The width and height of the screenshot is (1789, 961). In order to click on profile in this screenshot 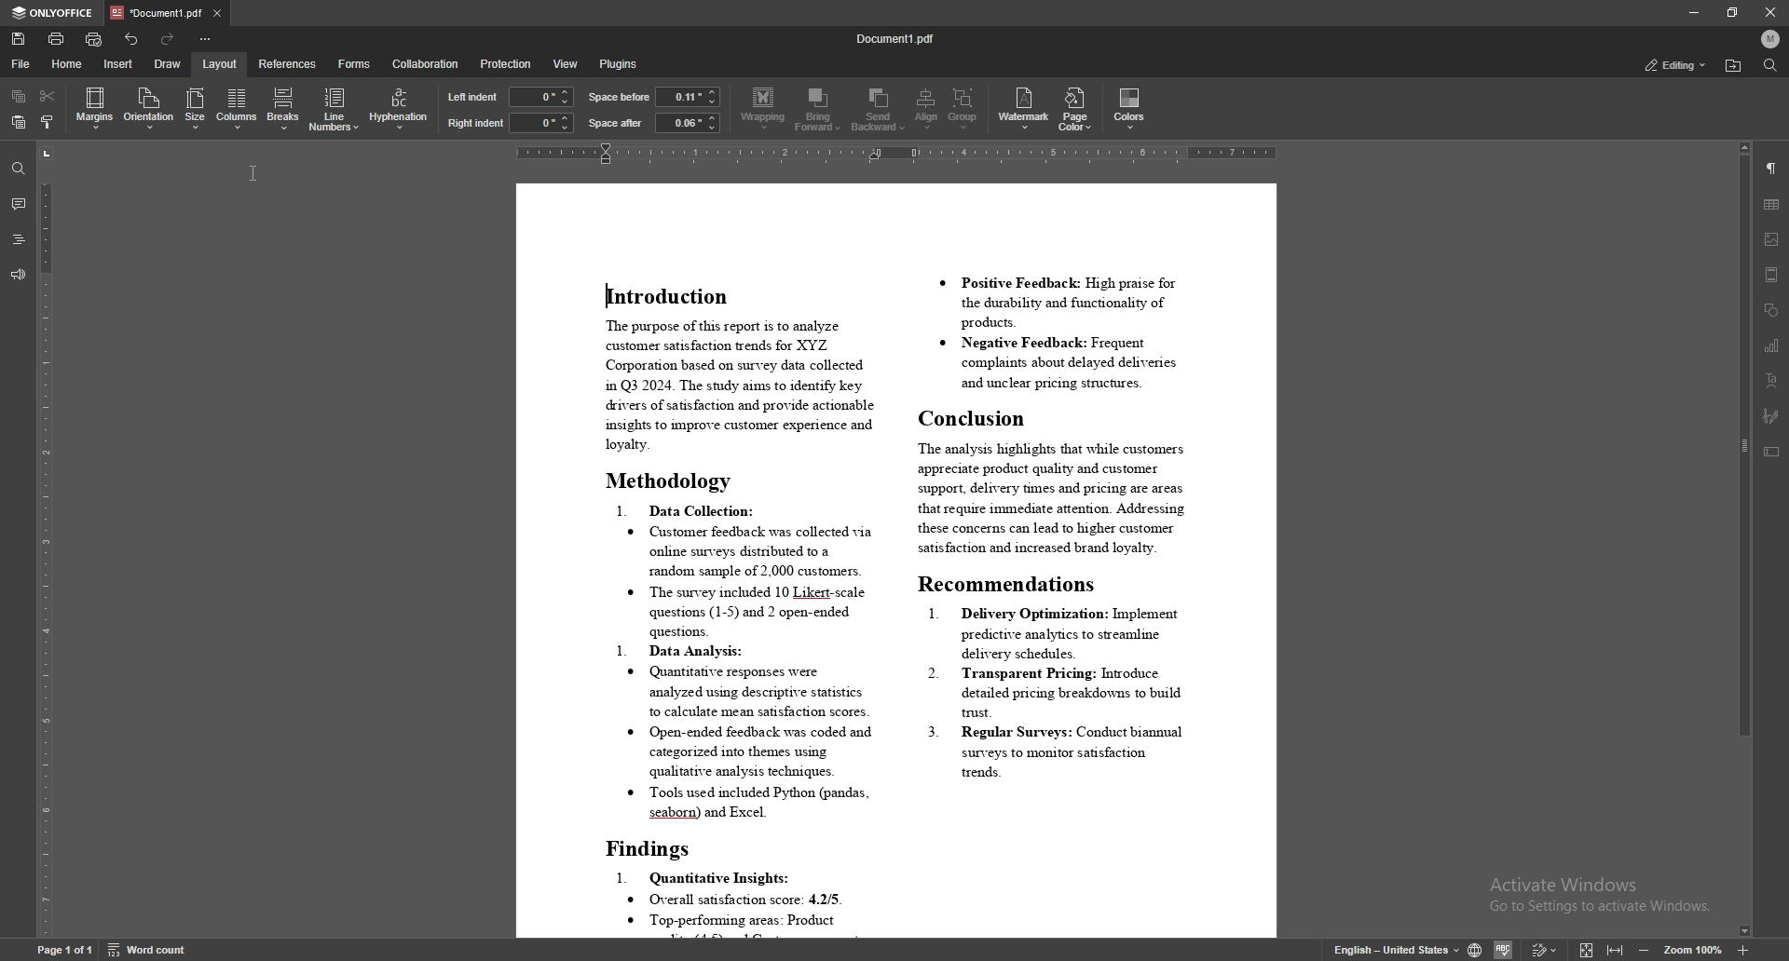, I will do `click(1771, 38)`.